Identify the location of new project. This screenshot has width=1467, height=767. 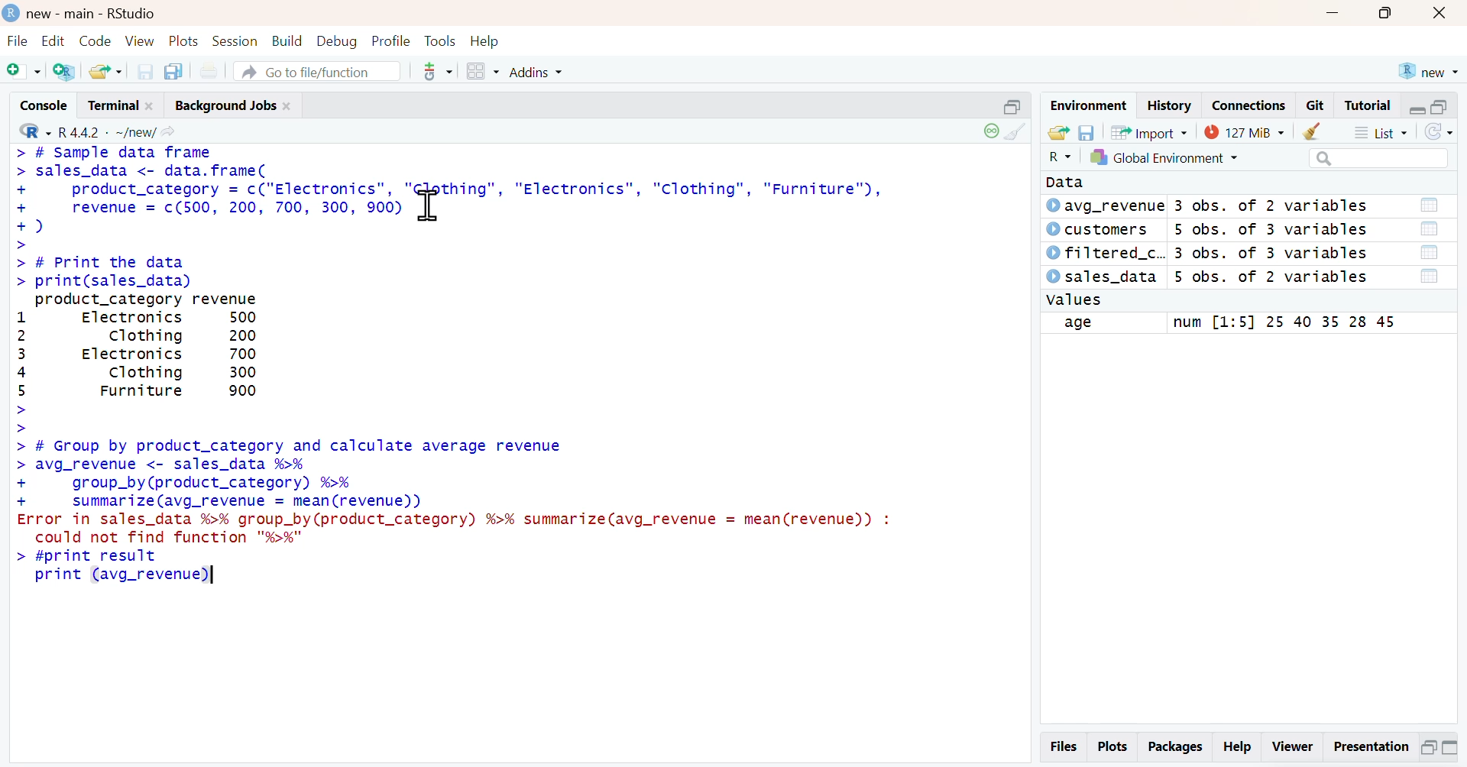
(1427, 71).